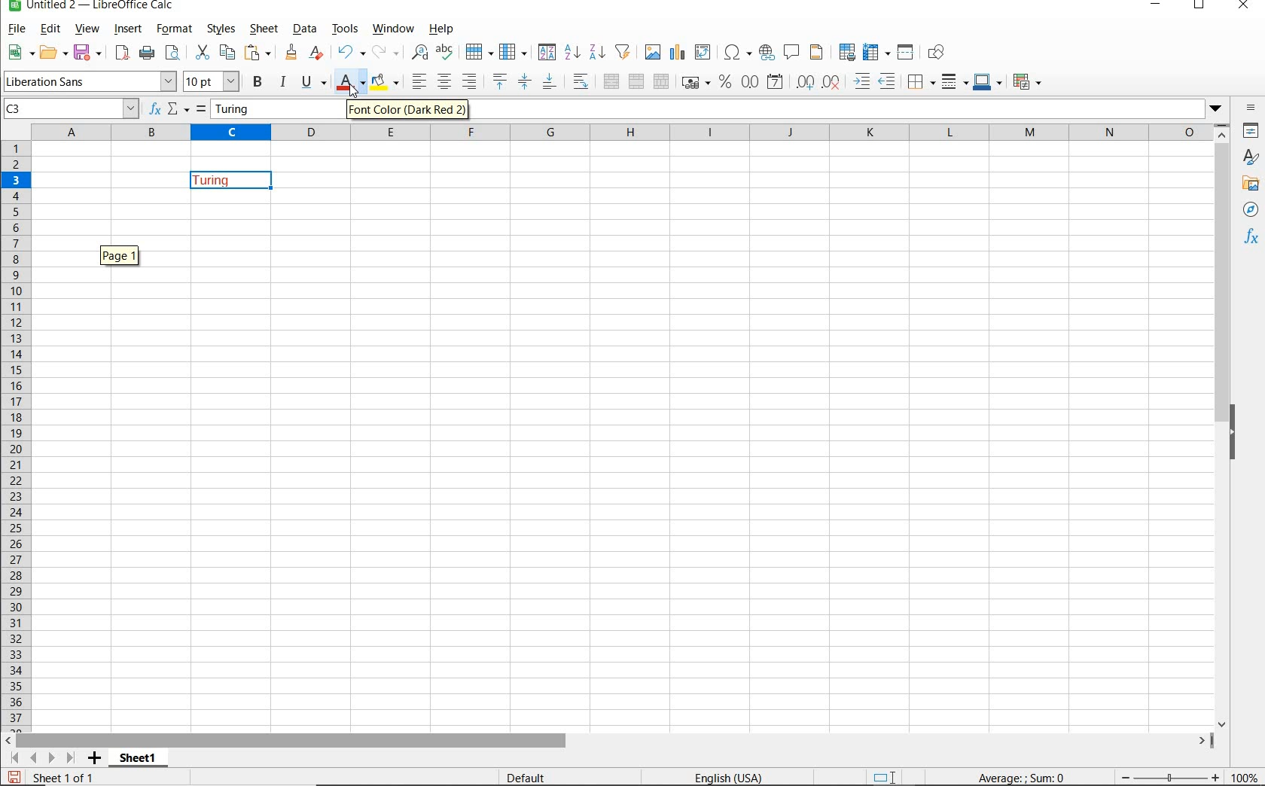 The image size is (1265, 786). What do you see at coordinates (307, 30) in the screenshot?
I see `DATA` at bounding box center [307, 30].